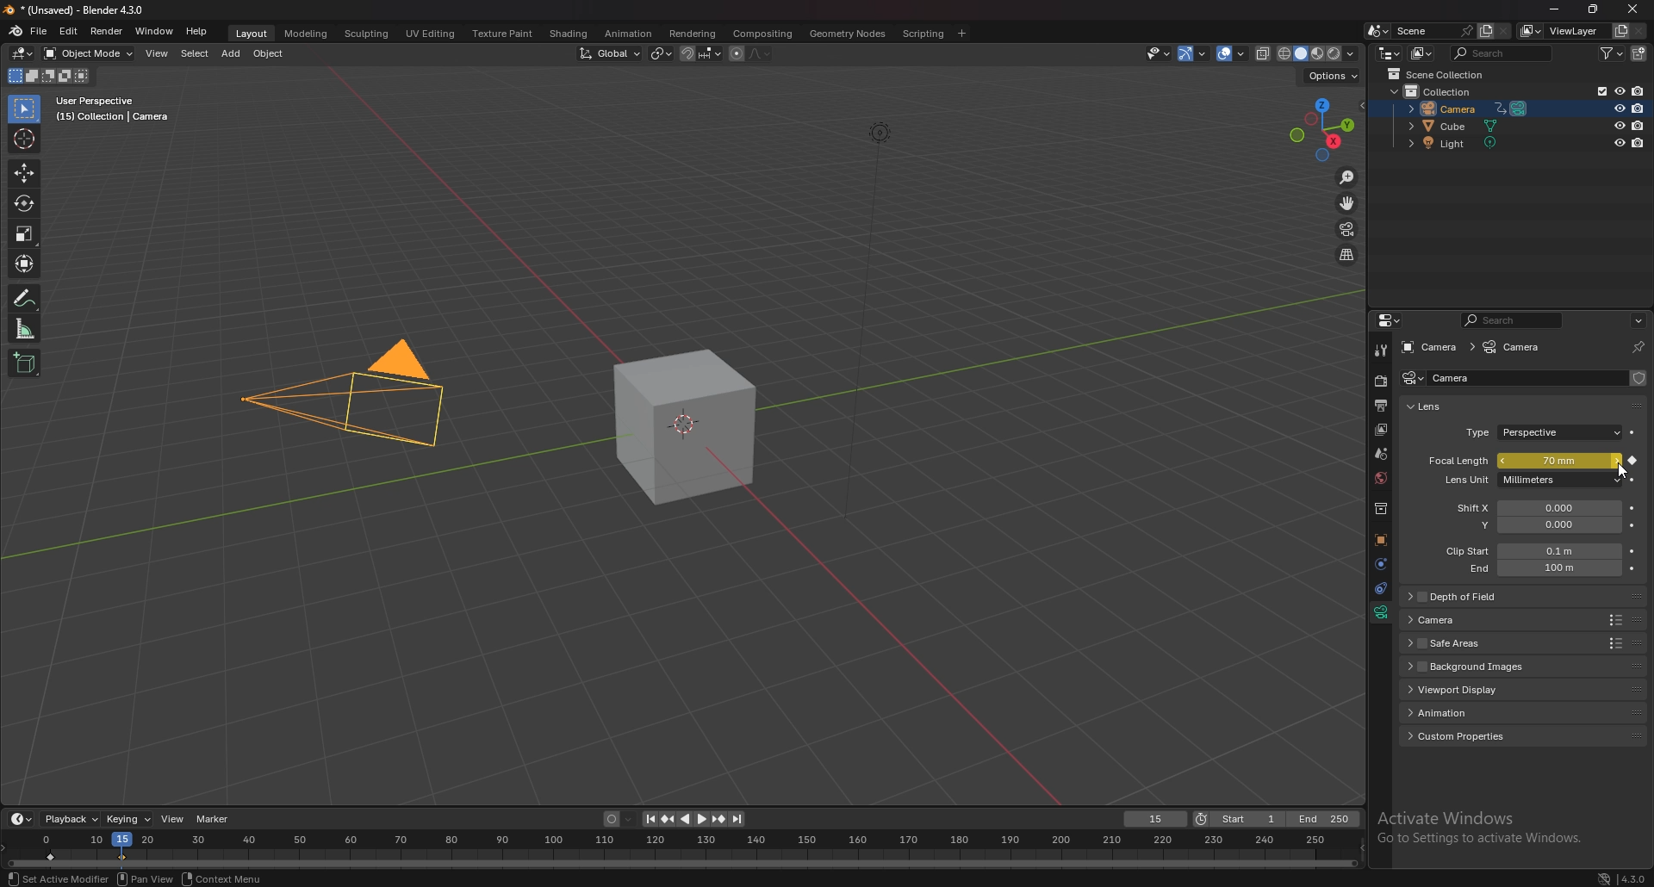 This screenshot has width=1654, height=887. I want to click on info, so click(113, 109).